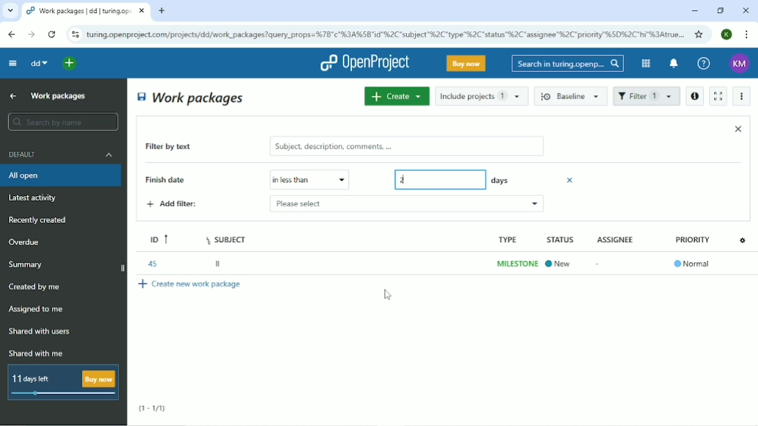 The image size is (758, 426). I want to click on Filter by text, so click(178, 148).